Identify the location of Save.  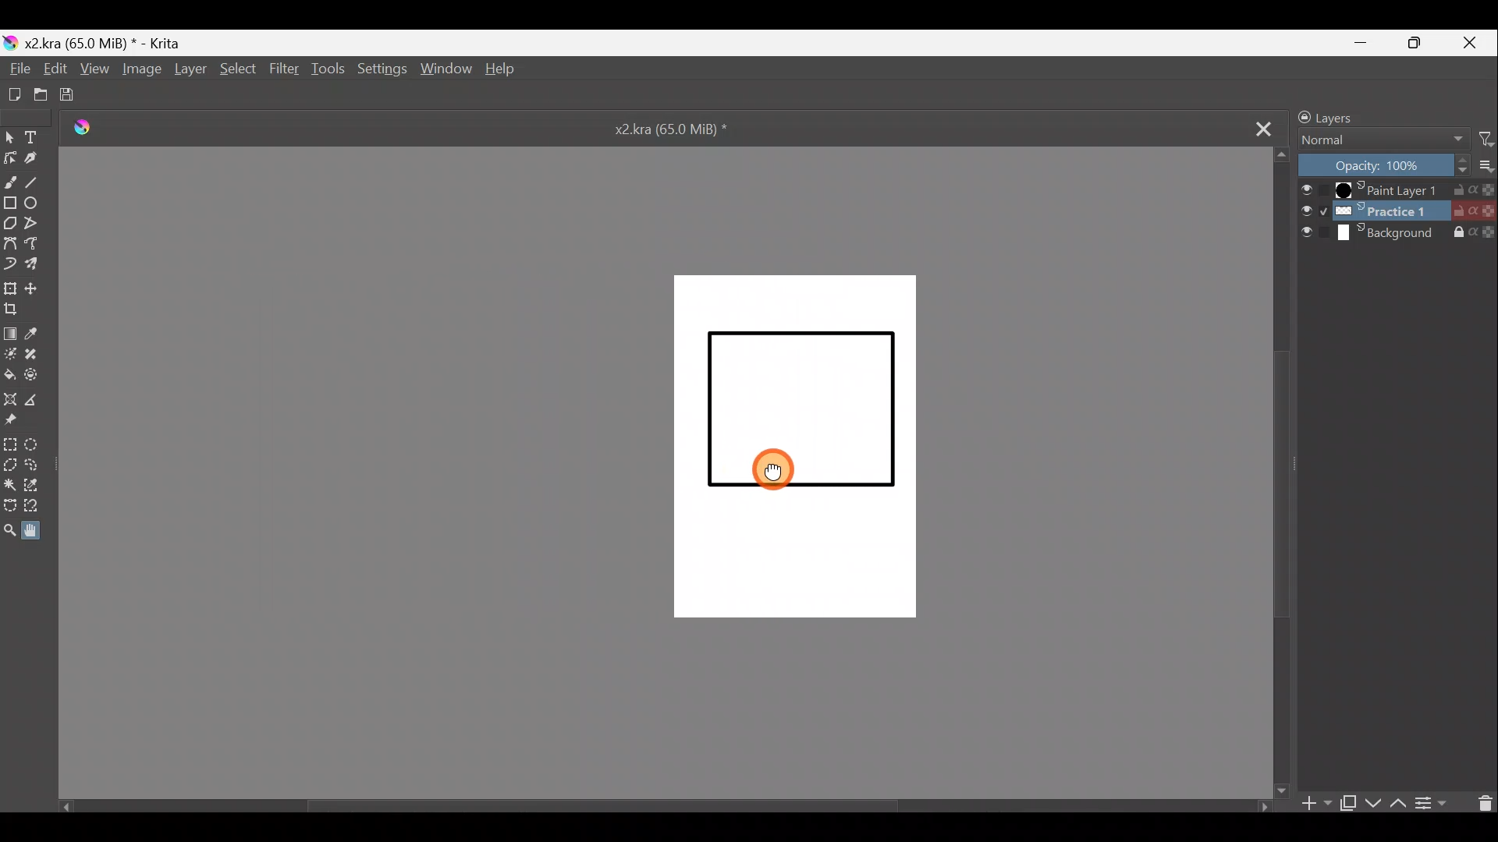
(73, 96).